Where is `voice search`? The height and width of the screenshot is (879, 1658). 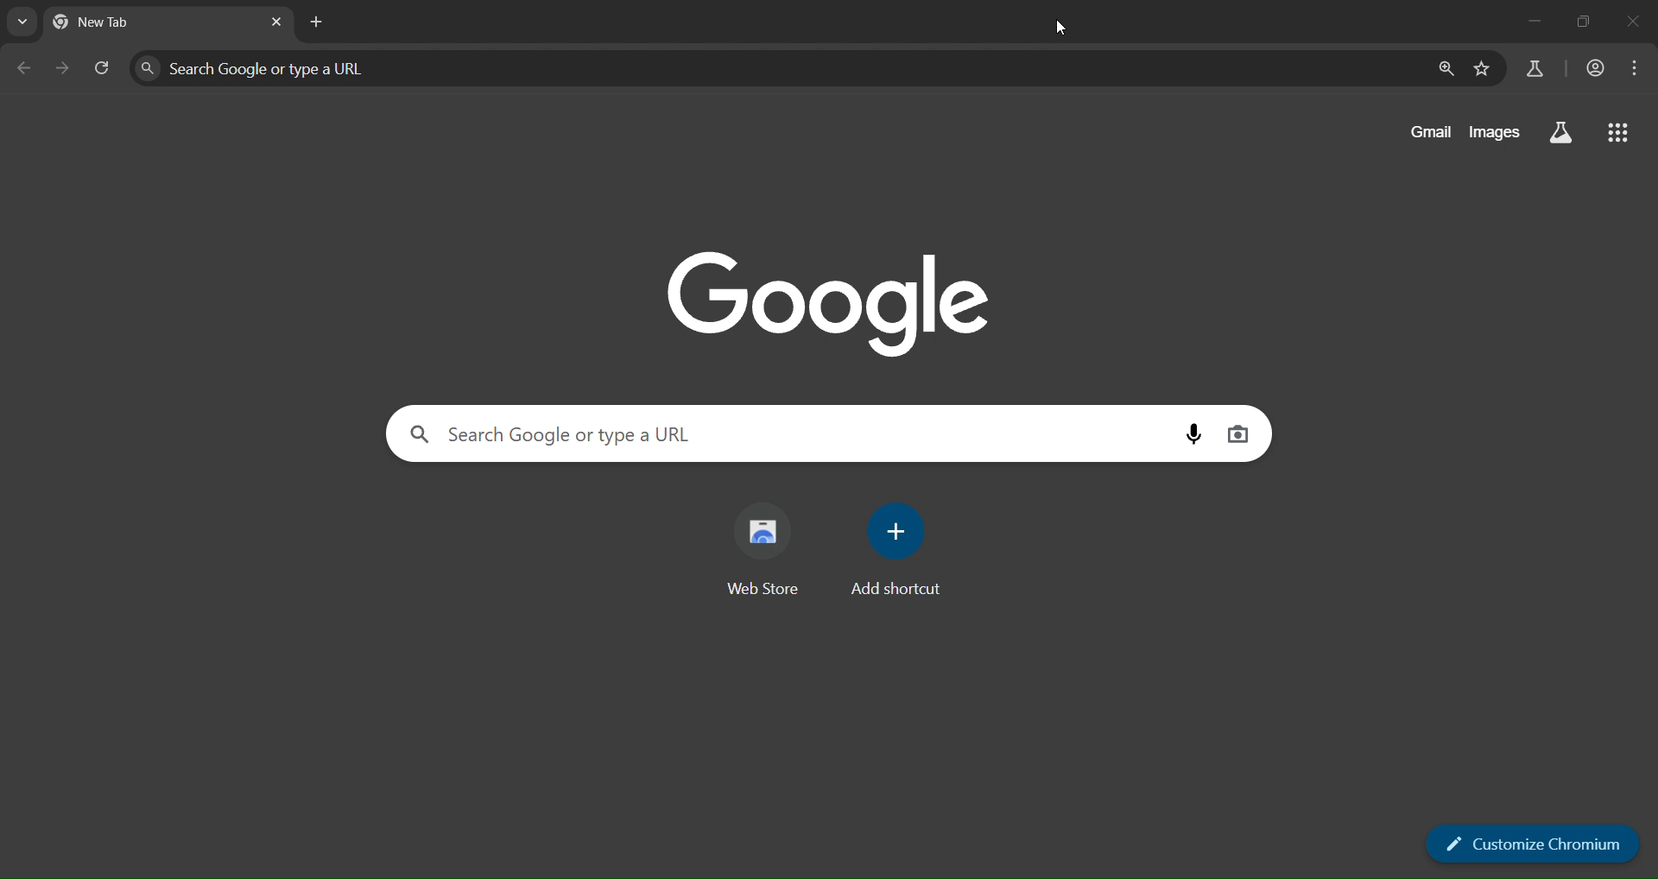 voice search is located at coordinates (1191, 432).